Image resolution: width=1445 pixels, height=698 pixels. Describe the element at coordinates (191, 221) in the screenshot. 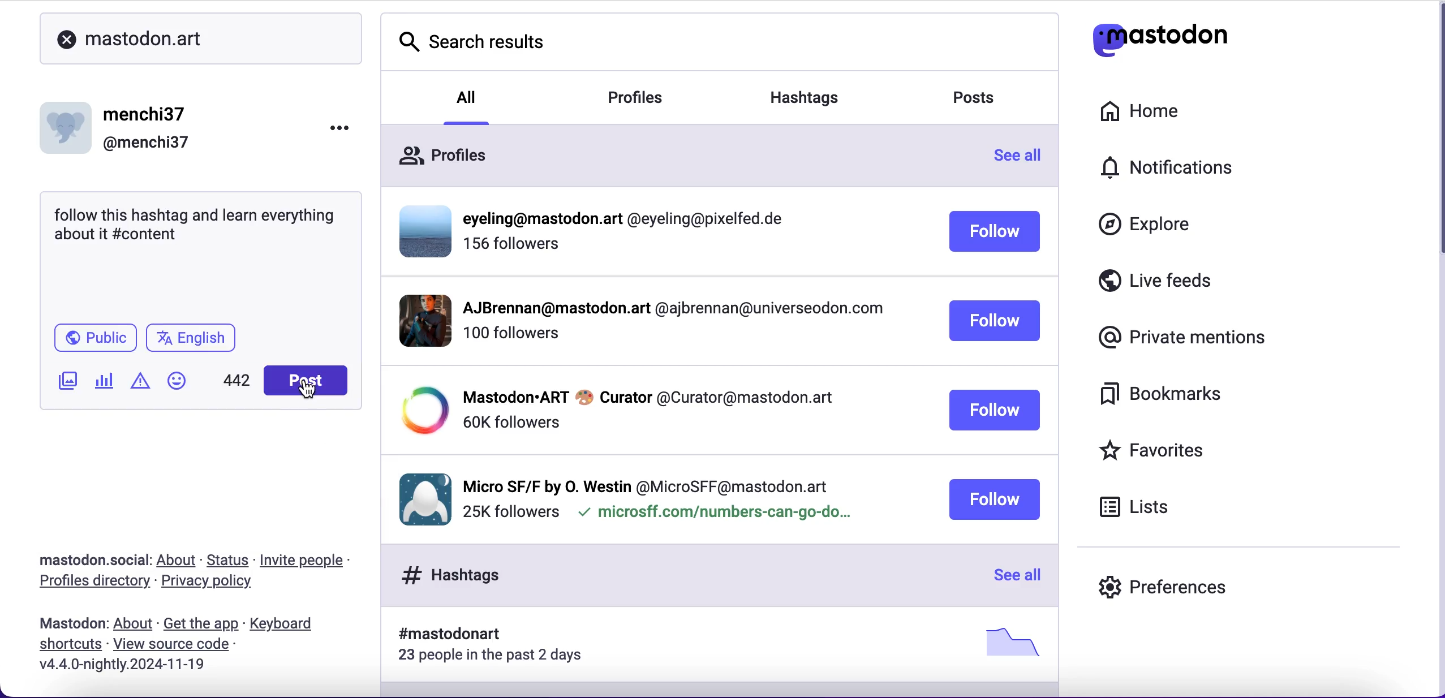

I see `text` at that location.